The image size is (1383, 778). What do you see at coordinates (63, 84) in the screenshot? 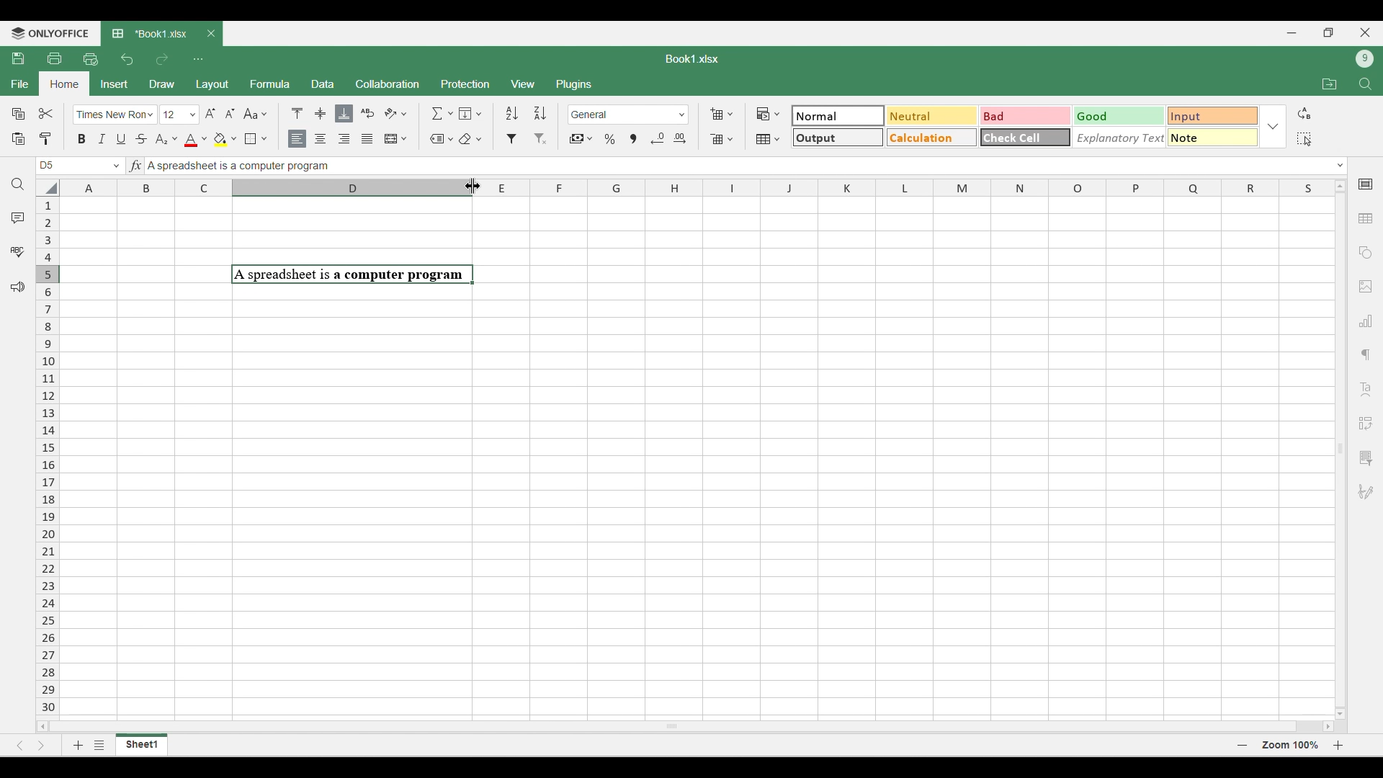
I see `Home menu, highlighted` at bounding box center [63, 84].